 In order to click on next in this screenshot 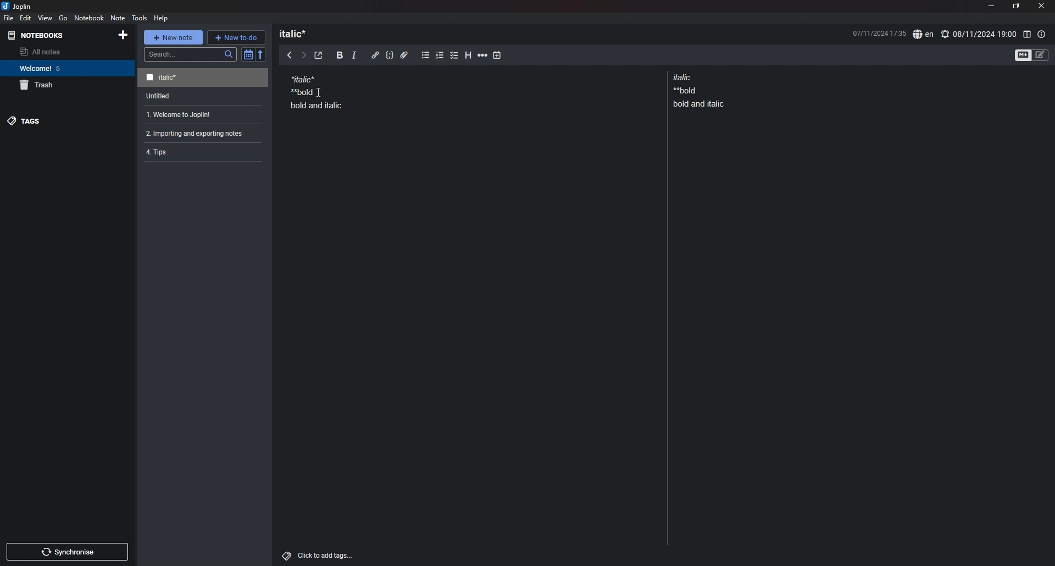, I will do `click(304, 56)`.